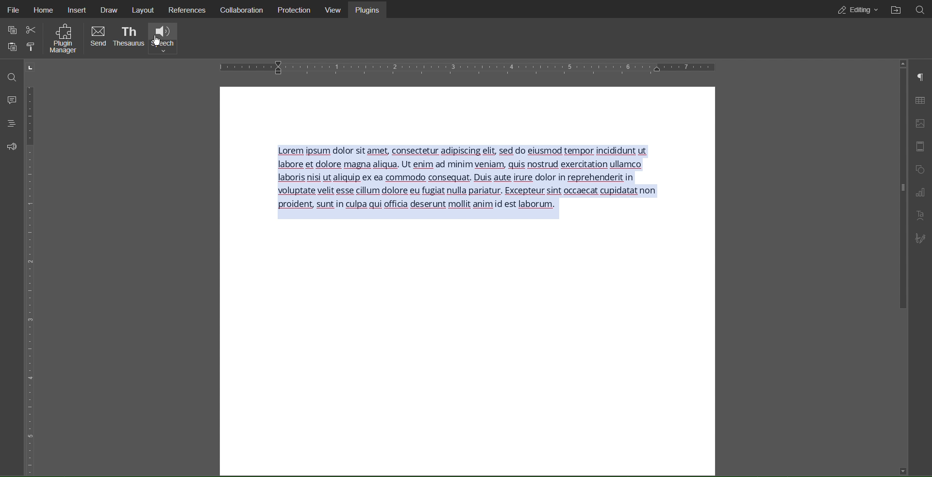  Describe the element at coordinates (920, 99) in the screenshot. I see `Table Settings` at that location.